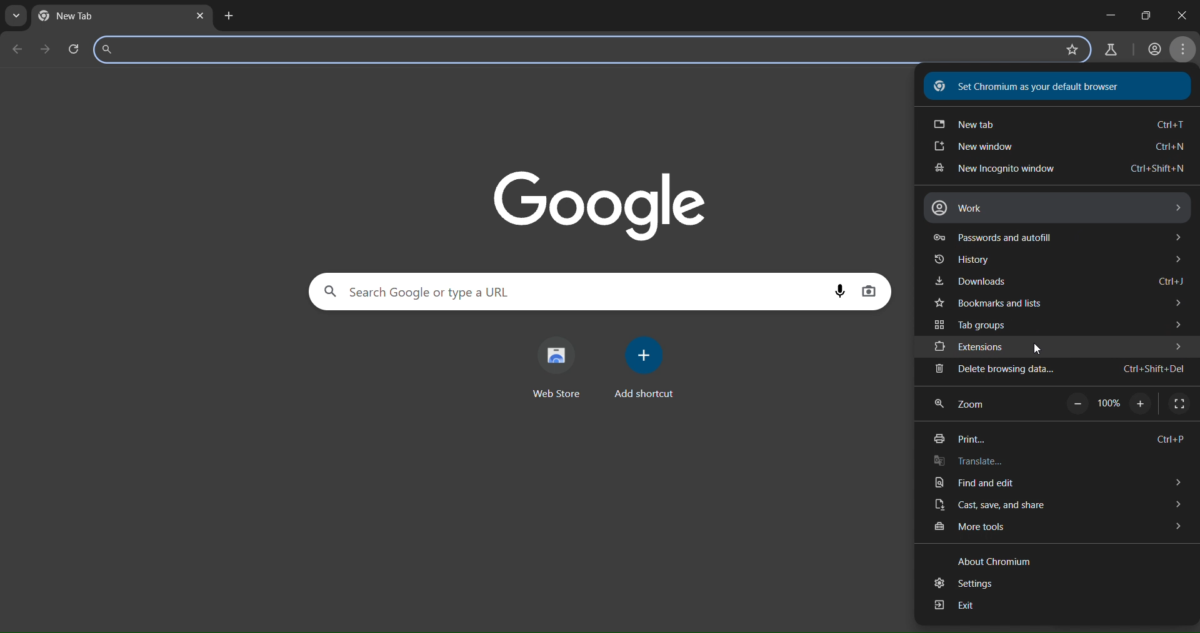 Image resolution: width=1200 pixels, height=633 pixels. What do you see at coordinates (1032, 87) in the screenshot?
I see `Set Chromium as your default browser` at bounding box center [1032, 87].